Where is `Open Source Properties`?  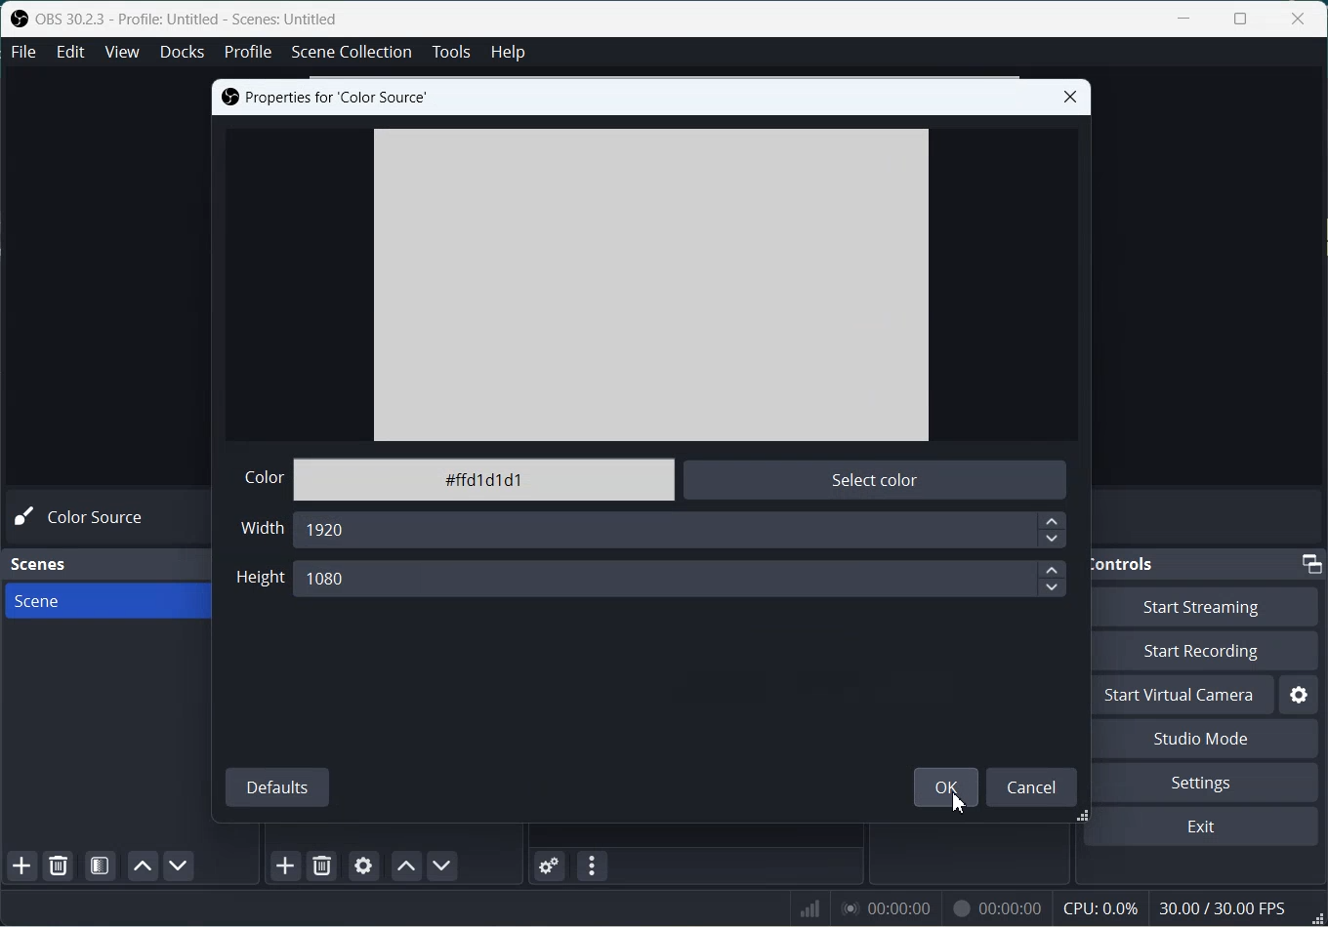
Open Source Properties is located at coordinates (363, 864).